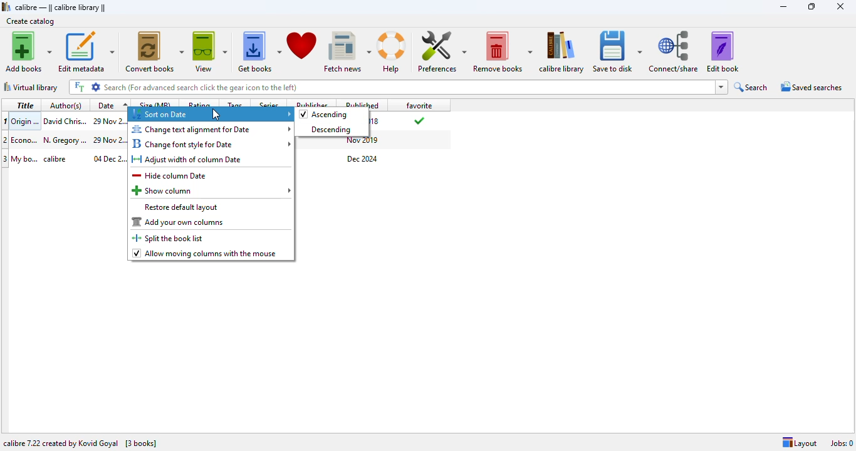 The image size is (856, 451). What do you see at coordinates (302, 46) in the screenshot?
I see `donate to support calibre` at bounding box center [302, 46].